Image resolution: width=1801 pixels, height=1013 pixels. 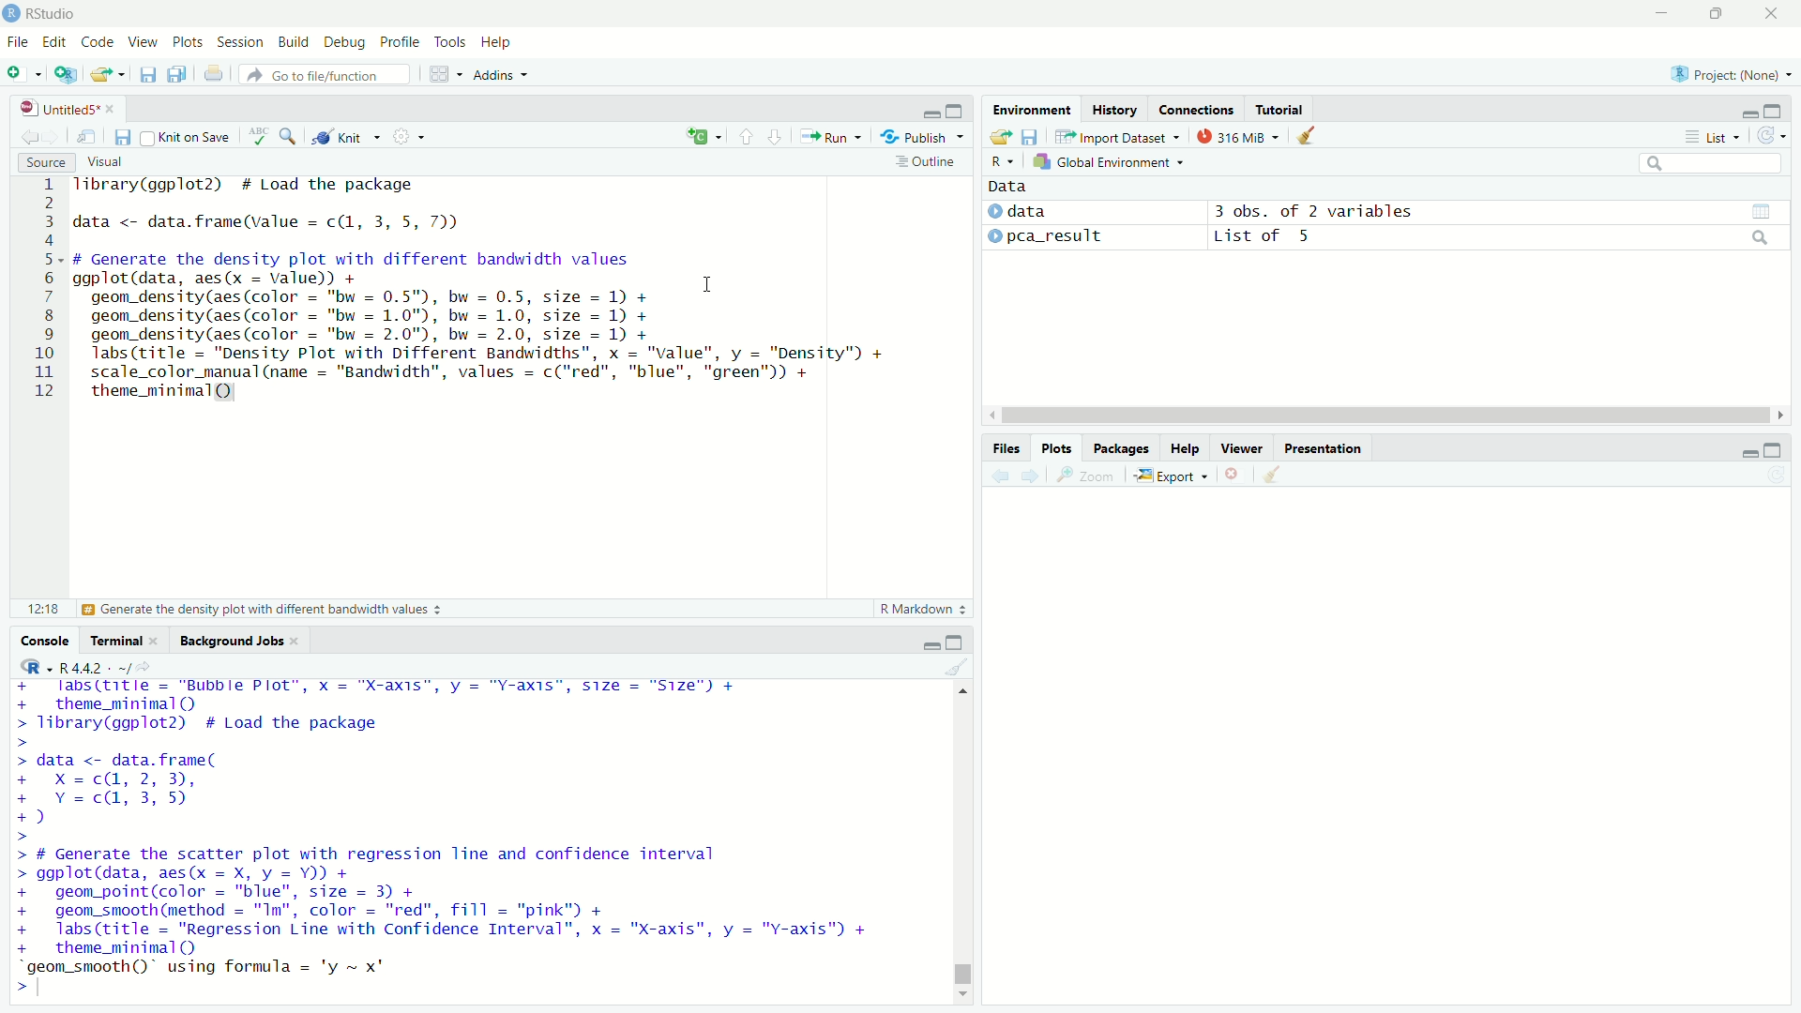 I want to click on Save current document, so click(x=147, y=75).